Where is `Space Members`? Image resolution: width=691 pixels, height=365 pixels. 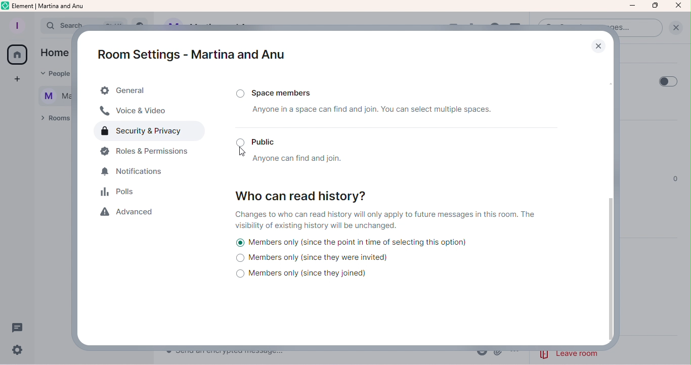 Space Members is located at coordinates (280, 91).